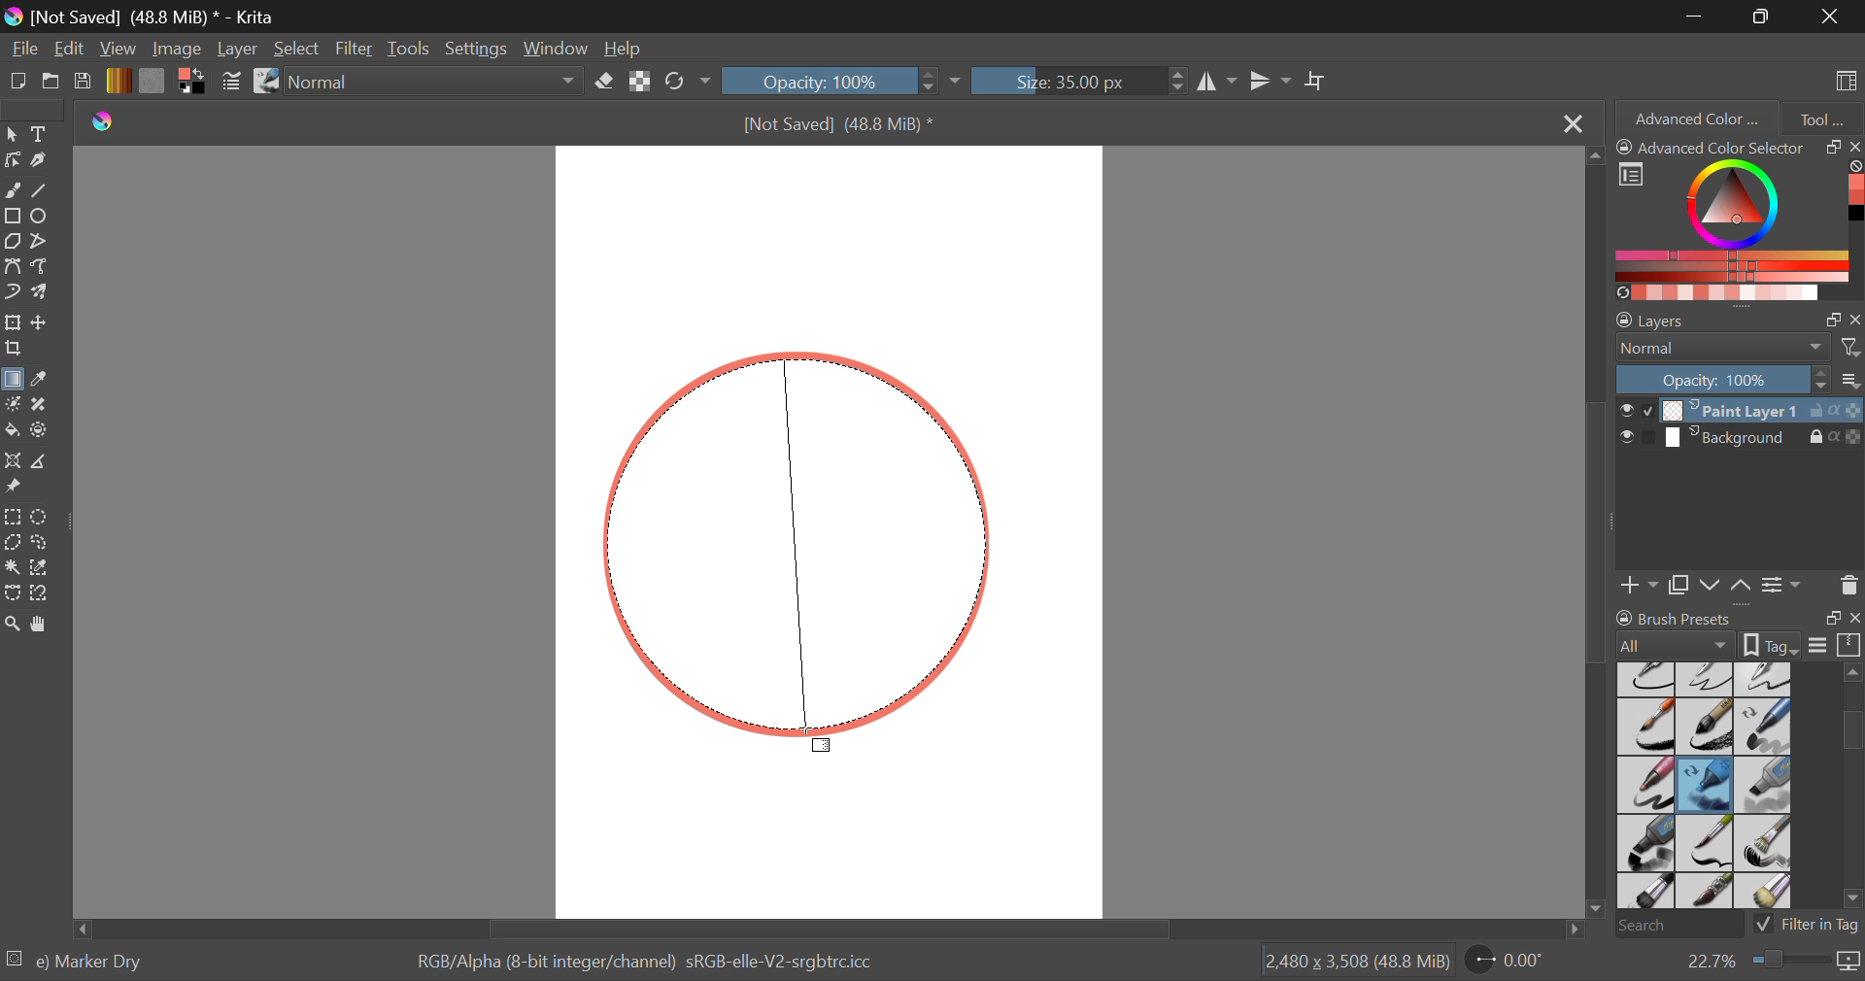 The height and width of the screenshot is (981, 1865). I want to click on Select, so click(298, 51).